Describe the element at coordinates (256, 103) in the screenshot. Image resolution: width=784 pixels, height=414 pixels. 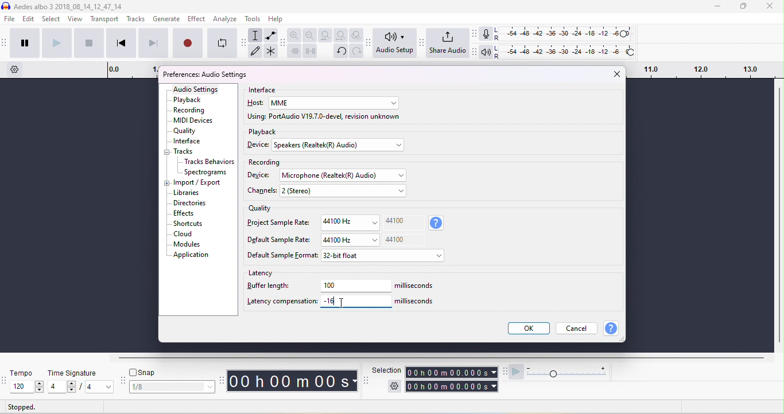
I see `host` at that location.